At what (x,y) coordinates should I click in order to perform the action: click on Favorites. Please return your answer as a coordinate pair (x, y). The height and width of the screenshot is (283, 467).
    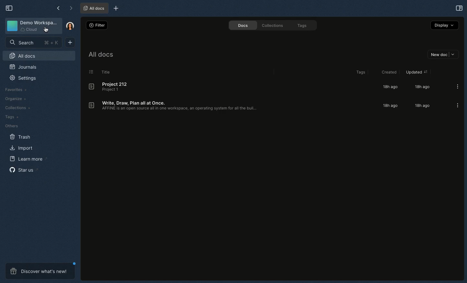
    Looking at the image, I should click on (19, 90).